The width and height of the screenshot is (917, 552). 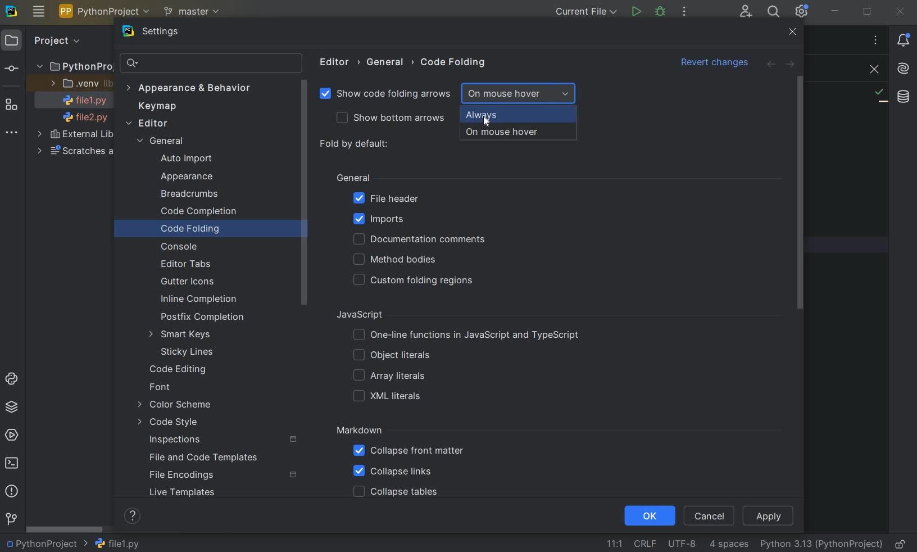 I want to click on CODE FOLDING, so click(x=203, y=230).